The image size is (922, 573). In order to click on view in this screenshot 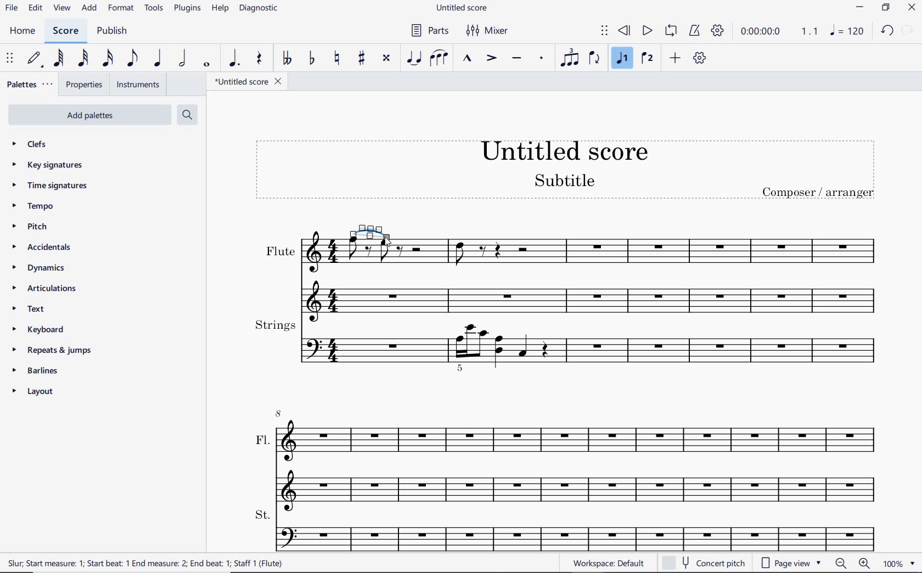, I will do `click(61, 8)`.